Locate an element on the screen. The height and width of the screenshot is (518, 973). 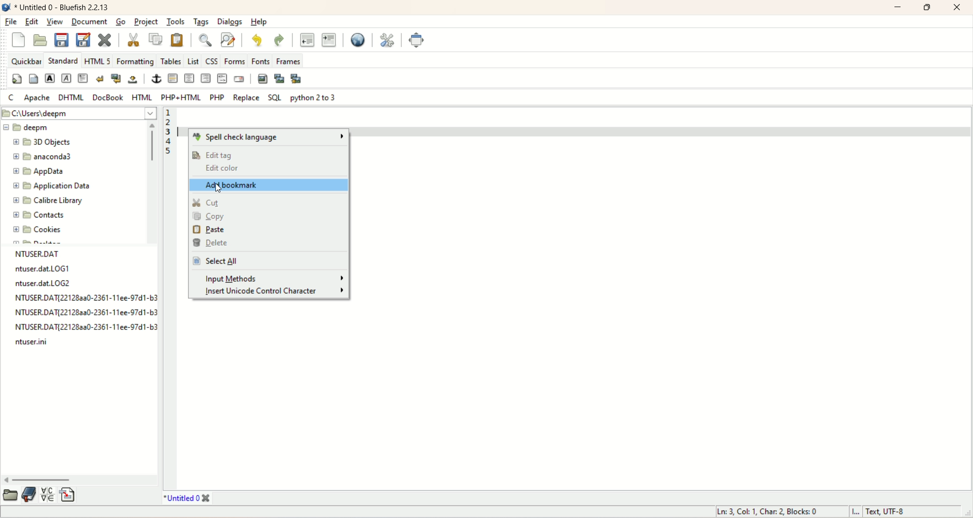
file name is located at coordinates (52, 284).